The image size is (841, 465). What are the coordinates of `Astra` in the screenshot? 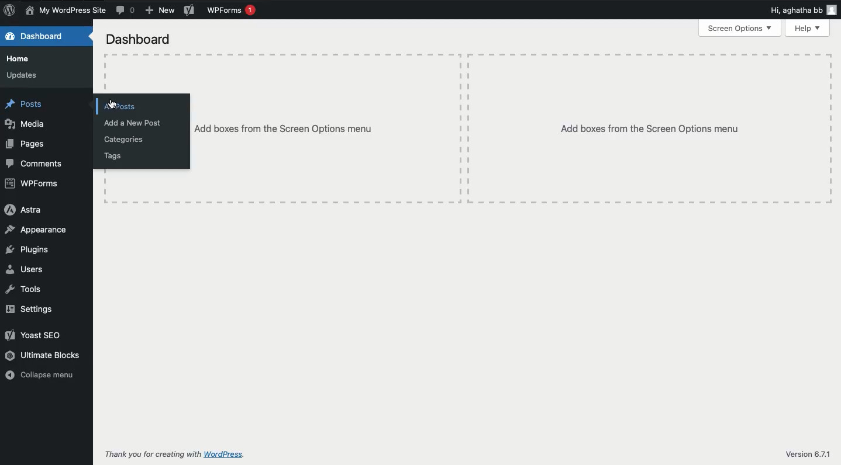 It's located at (26, 211).